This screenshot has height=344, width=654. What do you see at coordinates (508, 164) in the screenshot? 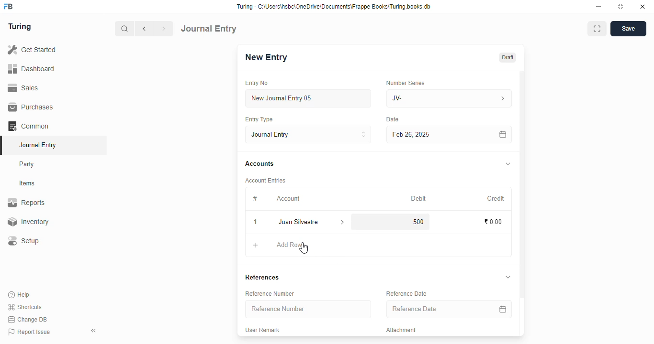
I see `toggle expand/collapse` at bounding box center [508, 164].